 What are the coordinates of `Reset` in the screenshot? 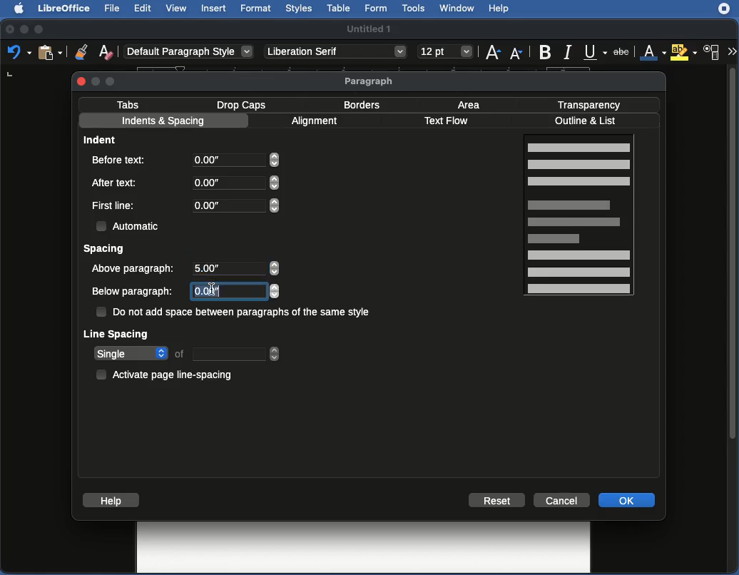 It's located at (497, 500).